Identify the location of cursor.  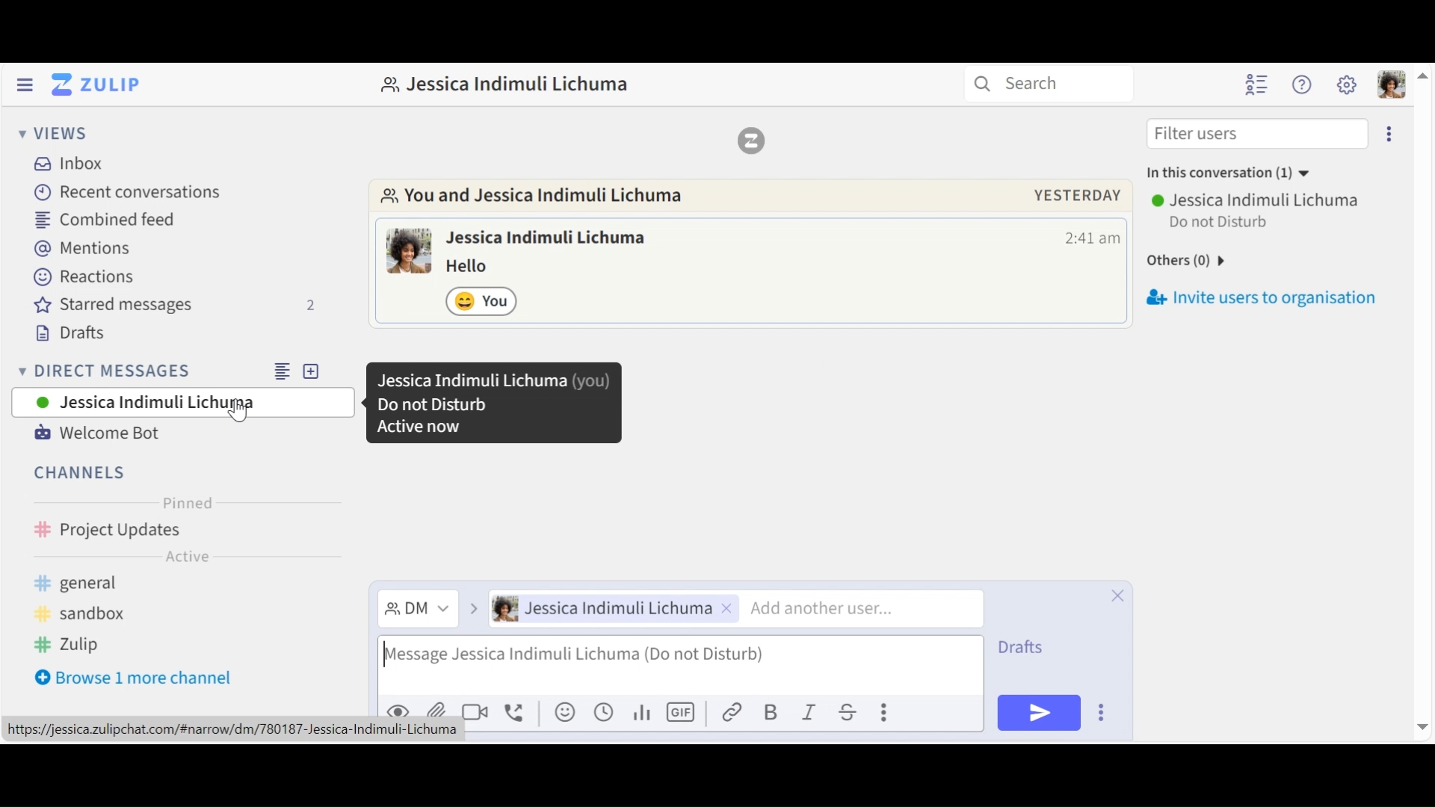
(236, 412).